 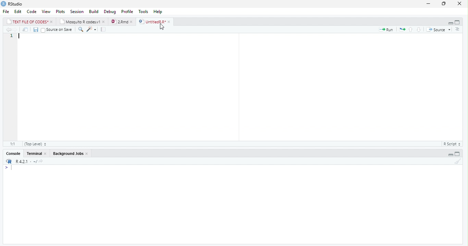 What do you see at coordinates (68, 153) in the screenshot?
I see `Background Jobs` at bounding box center [68, 153].